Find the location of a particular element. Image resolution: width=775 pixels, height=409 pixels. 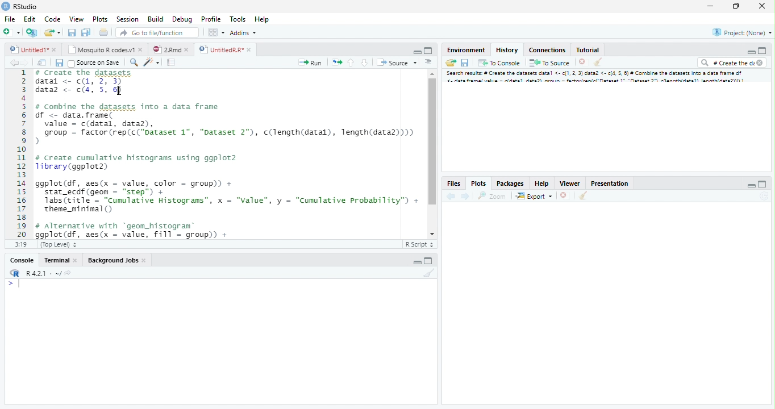

Source on Save is located at coordinates (94, 64).